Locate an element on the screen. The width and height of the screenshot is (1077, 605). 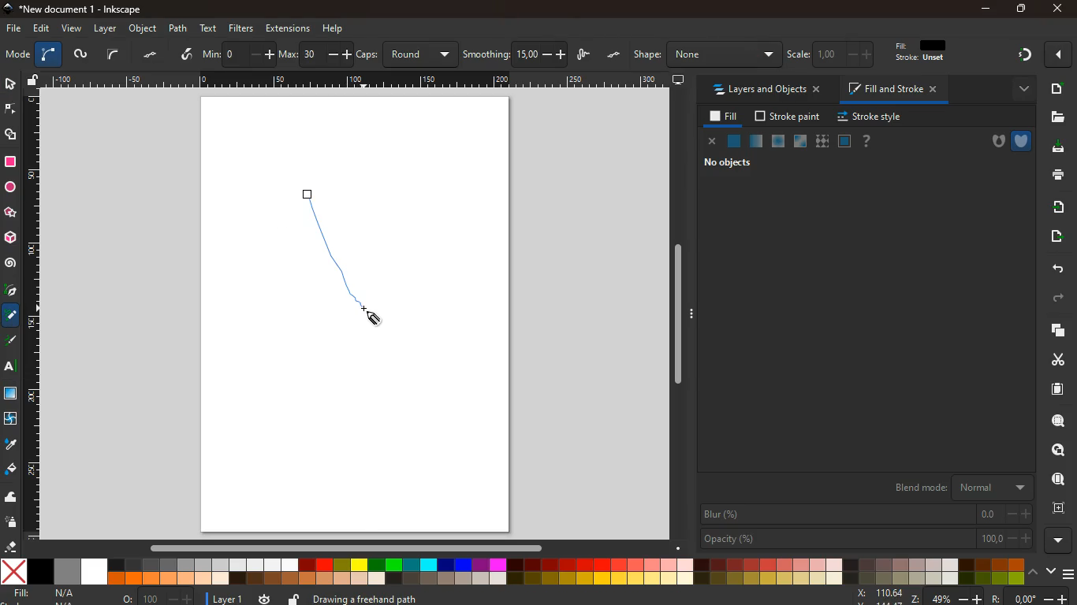
text is located at coordinates (11, 369).